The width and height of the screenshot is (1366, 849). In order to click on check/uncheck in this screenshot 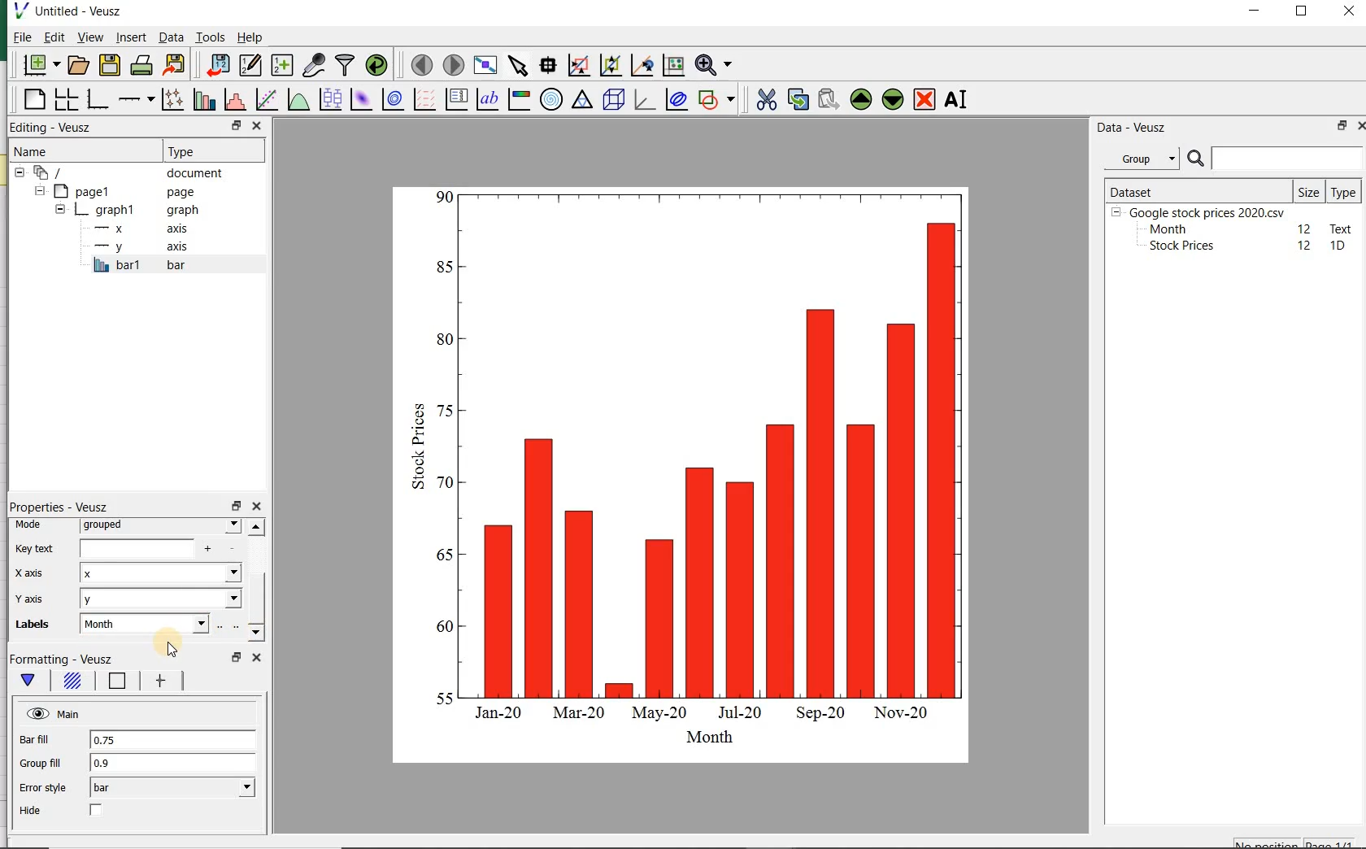, I will do `click(98, 811)`.